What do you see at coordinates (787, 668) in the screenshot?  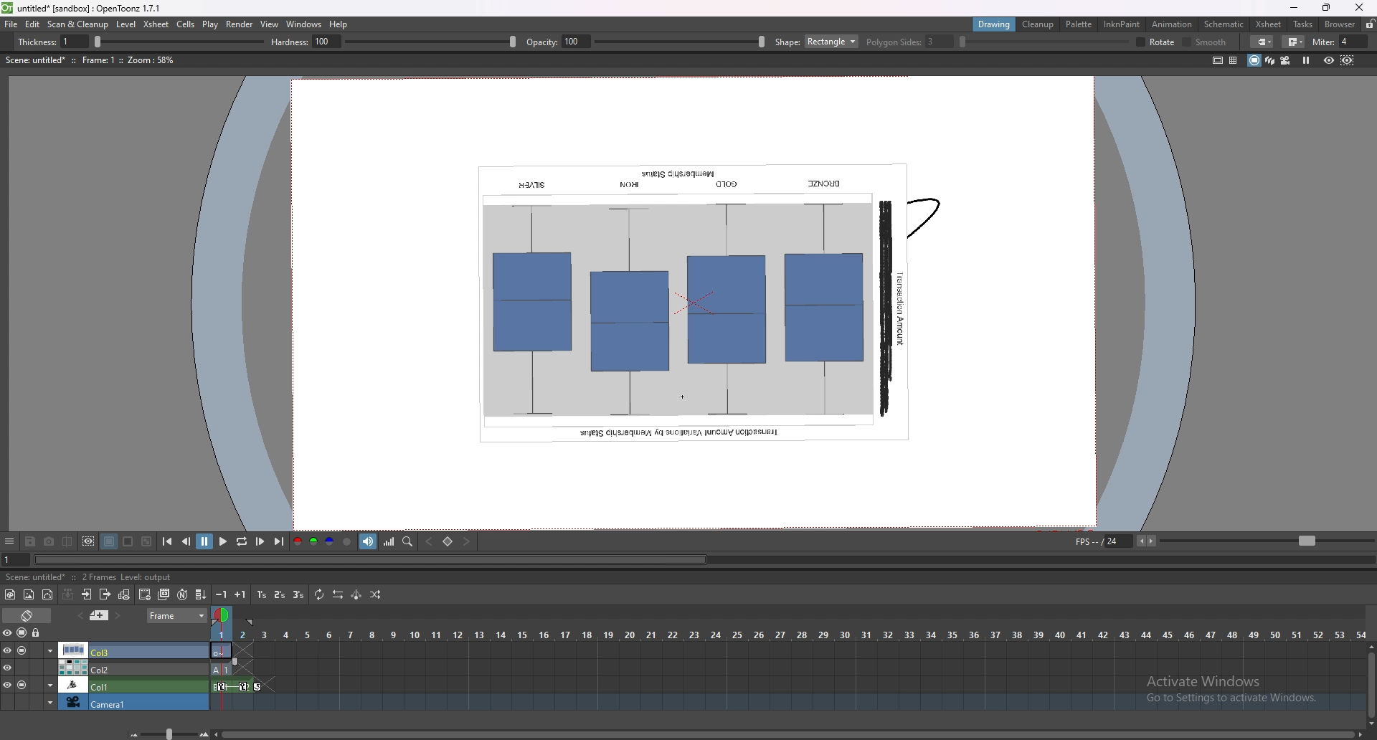 I see `timeline` at bounding box center [787, 668].